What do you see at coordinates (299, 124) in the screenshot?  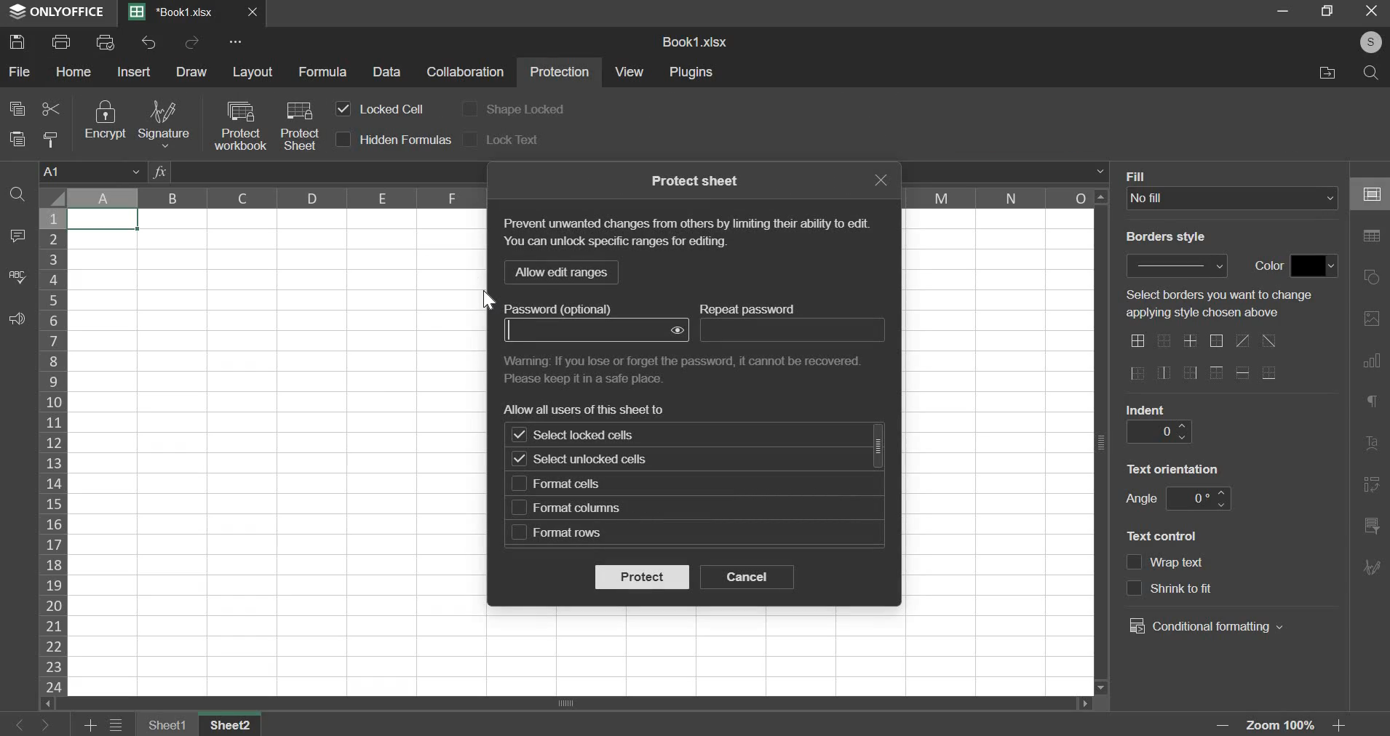 I see `protect sheet with cursor` at bounding box center [299, 124].